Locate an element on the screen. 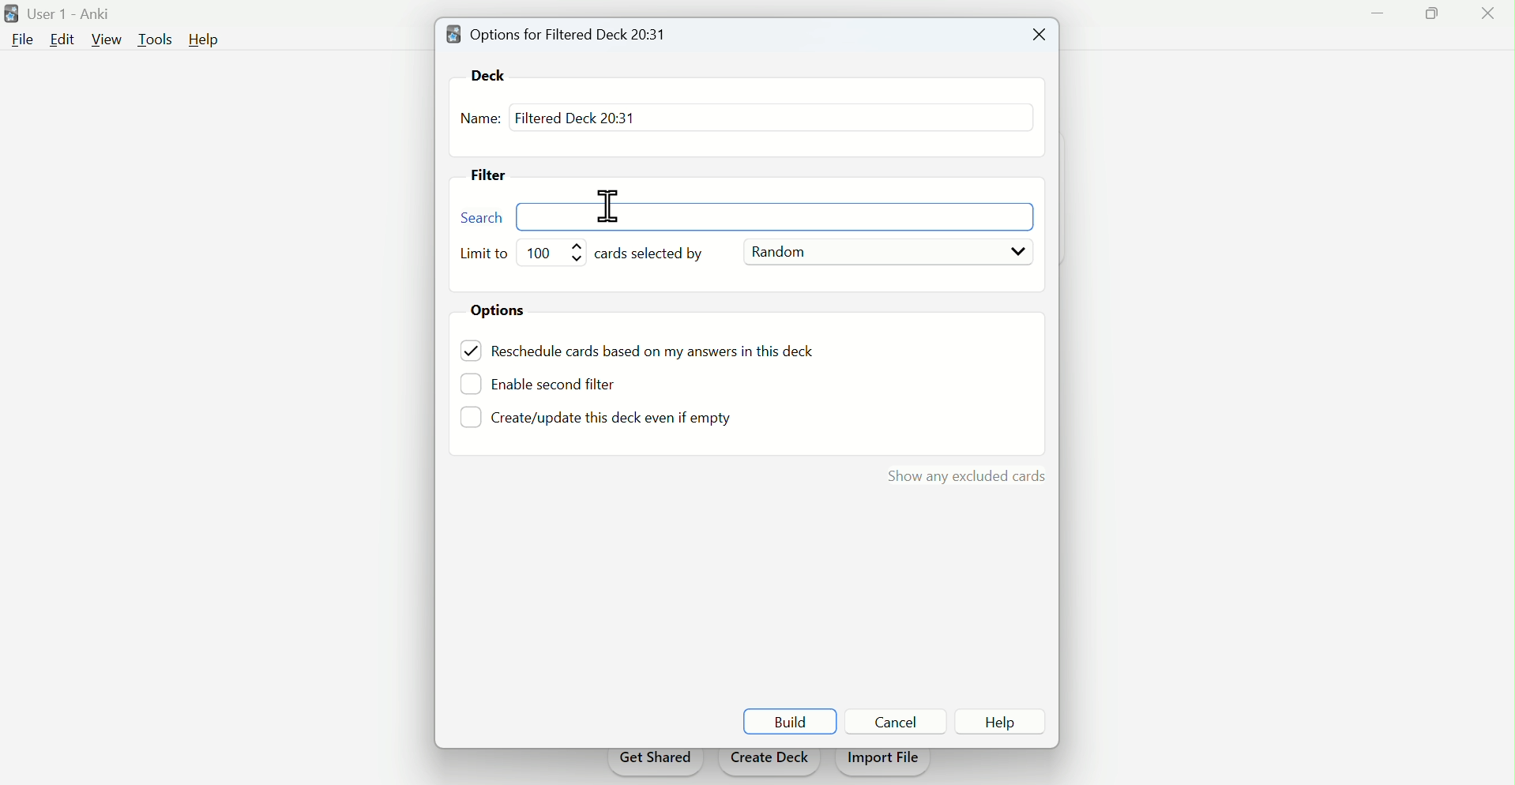   is located at coordinates (1001, 722).